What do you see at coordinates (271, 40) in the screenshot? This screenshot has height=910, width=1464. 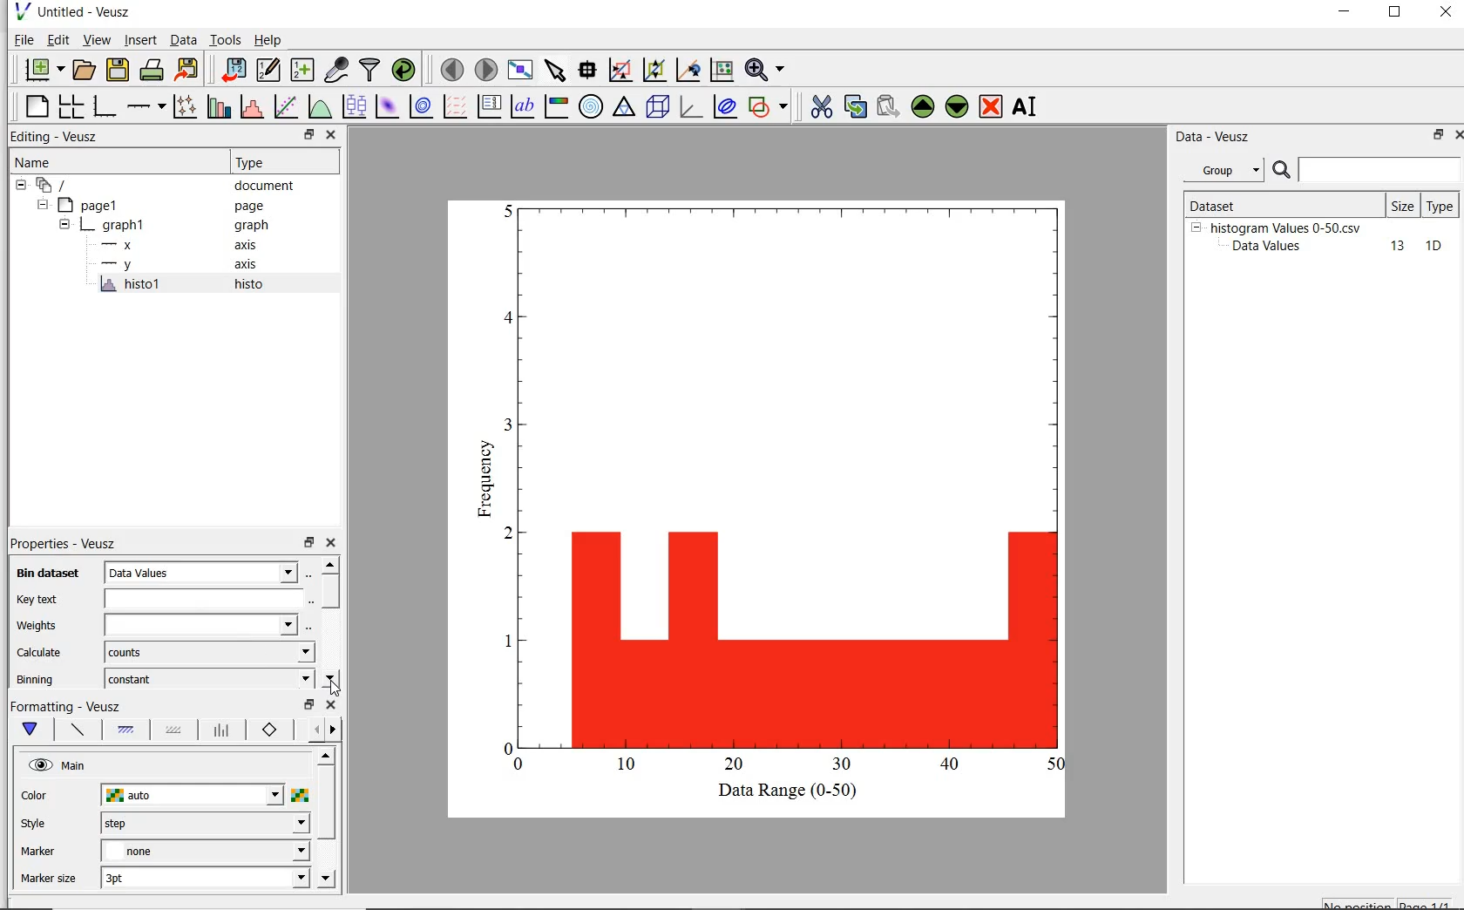 I see `help` at bounding box center [271, 40].